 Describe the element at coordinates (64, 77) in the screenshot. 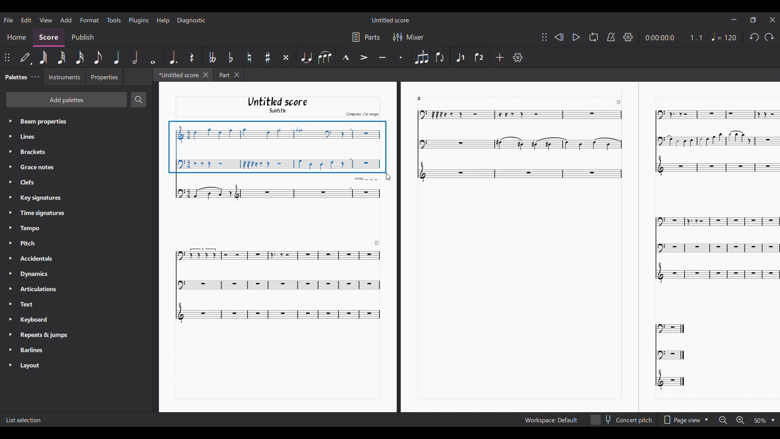

I see `Instruments` at that location.